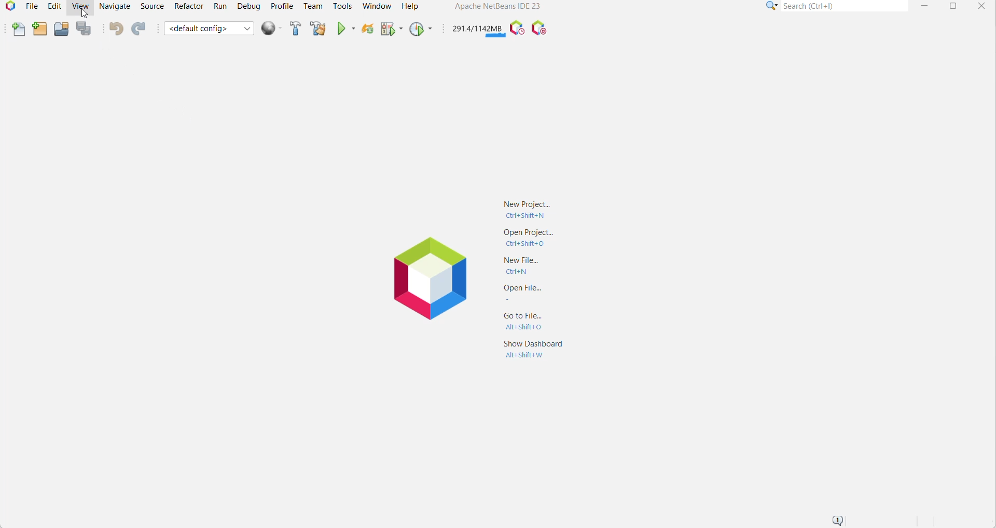  What do you see at coordinates (516, 28) in the screenshot?
I see `Profile the IDE` at bounding box center [516, 28].